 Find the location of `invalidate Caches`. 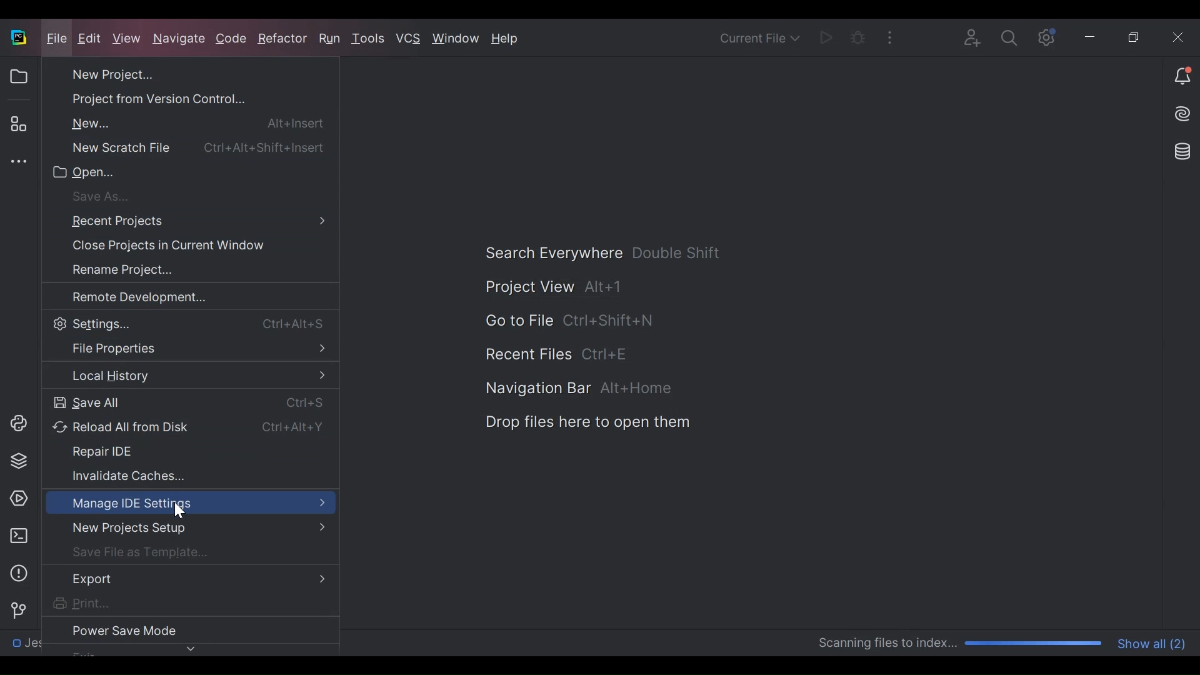

invalidate Caches is located at coordinates (172, 475).